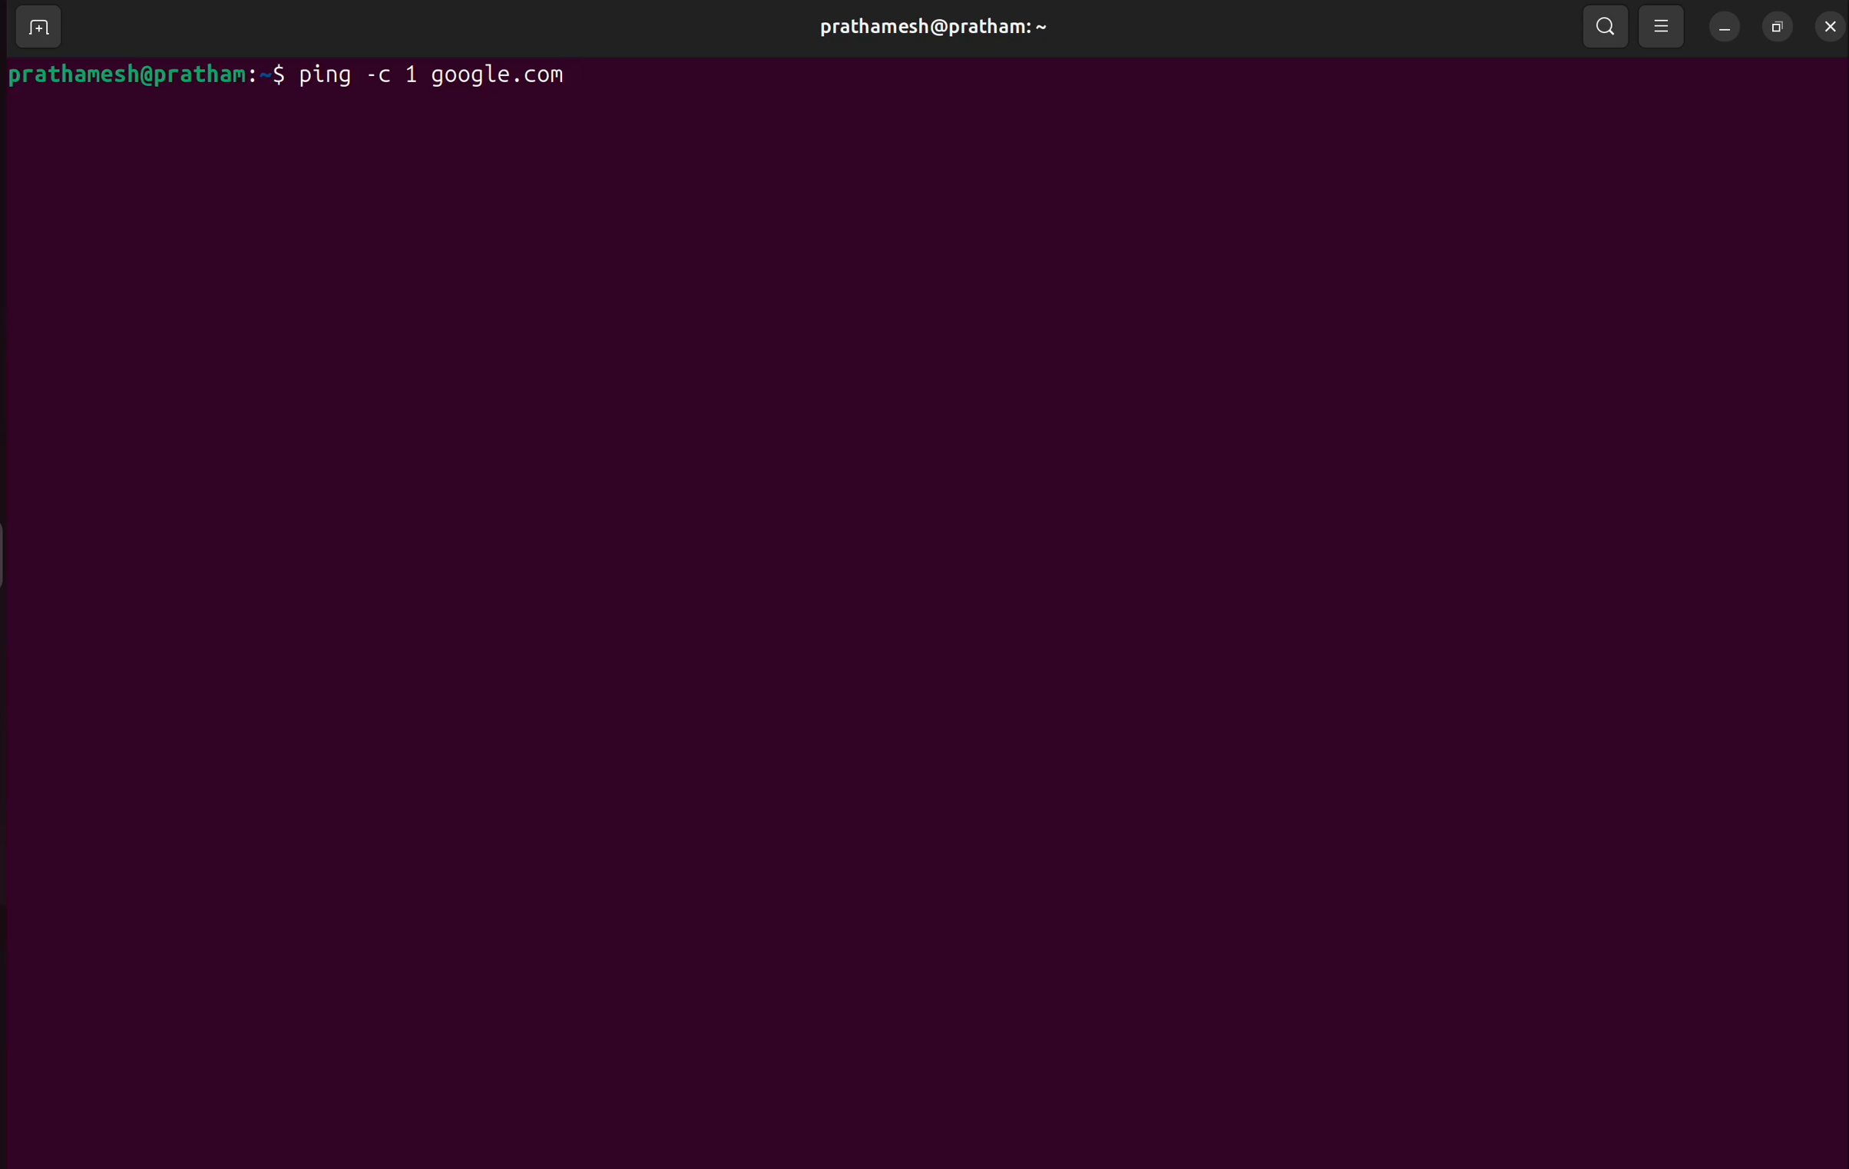  What do you see at coordinates (1829, 22) in the screenshot?
I see `close` at bounding box center [1829, 22].